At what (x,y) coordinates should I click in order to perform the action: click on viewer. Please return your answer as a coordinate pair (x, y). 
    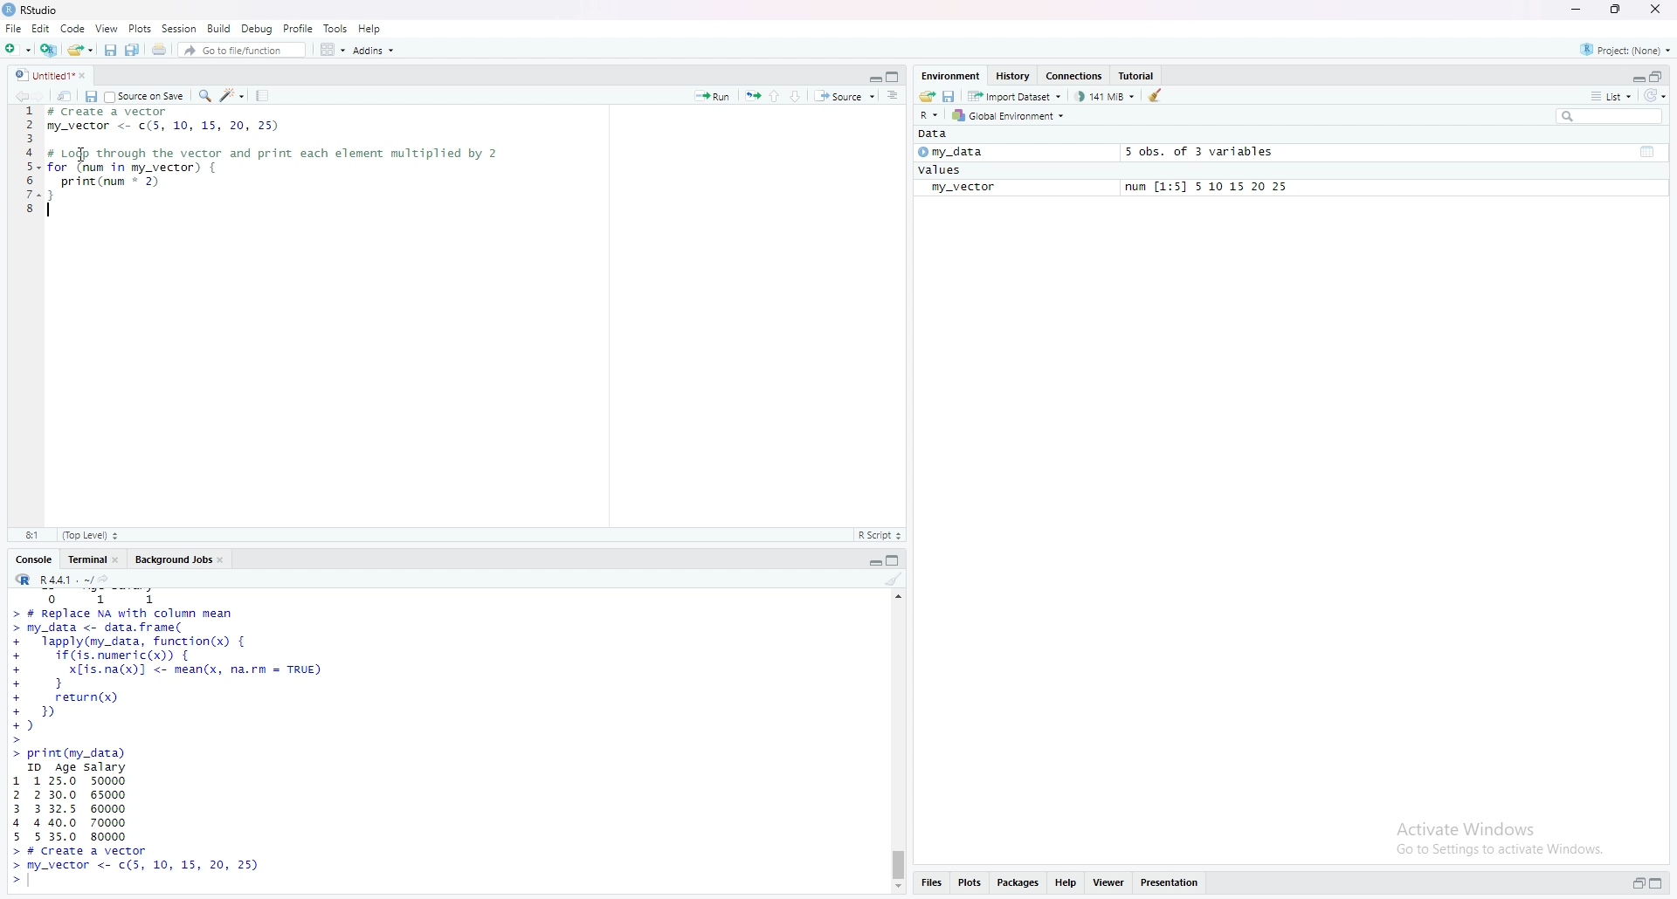
    Looking at the image, I should click on (1110, 881).